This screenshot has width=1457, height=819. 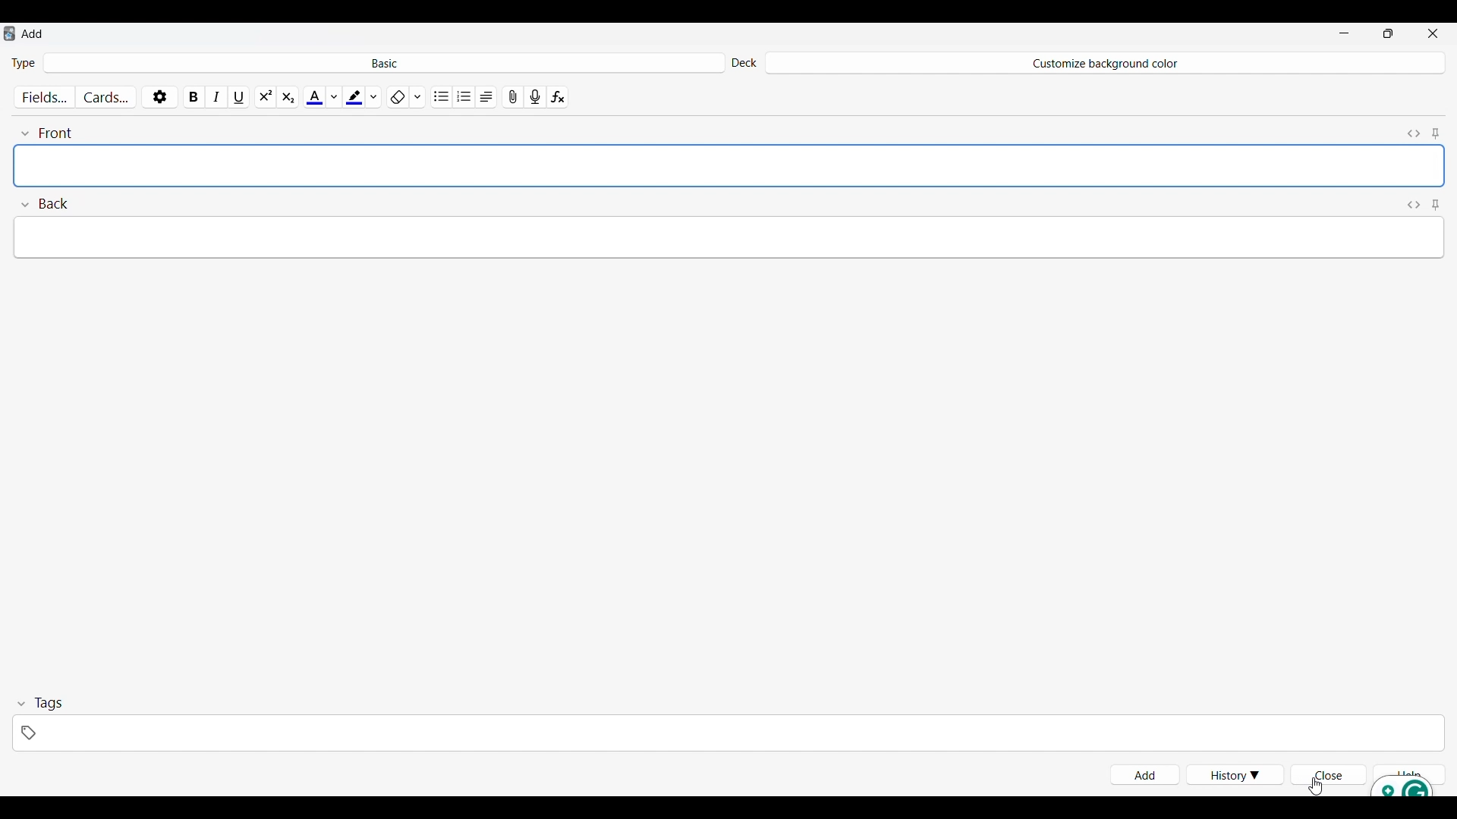 What do you see at coordinates (1330, 775) in the screenshot?
I see `` at bounding box center [1330, 775].